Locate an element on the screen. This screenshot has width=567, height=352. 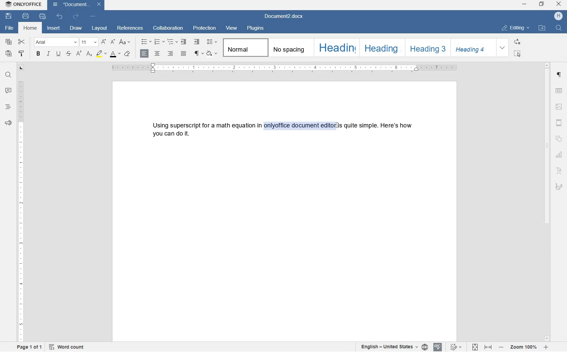
clear style is located at coordinates (128, 54).